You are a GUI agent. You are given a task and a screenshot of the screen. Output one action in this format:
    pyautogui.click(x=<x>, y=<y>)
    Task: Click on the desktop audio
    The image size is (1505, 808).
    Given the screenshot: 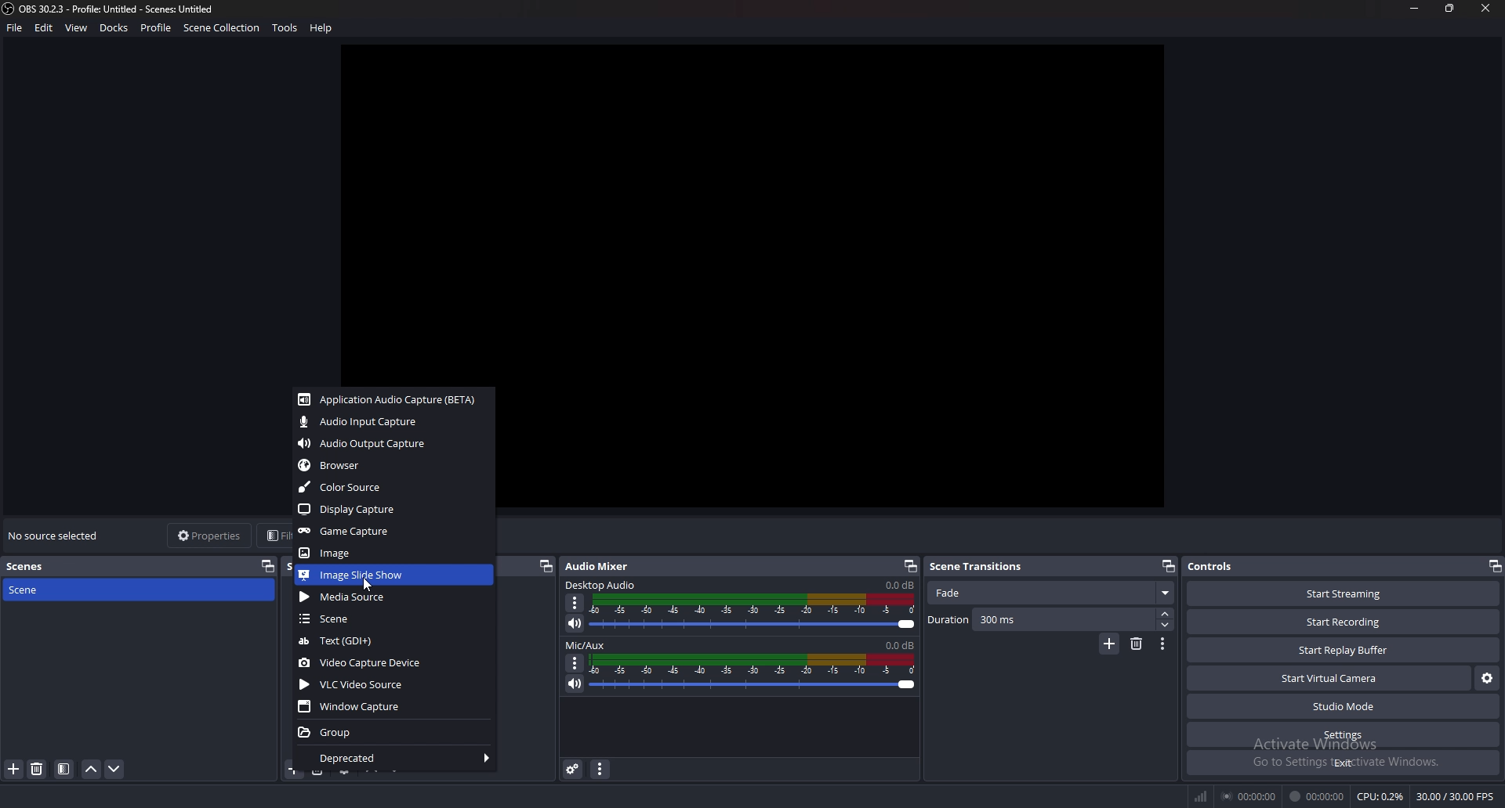 What is the action you would take?
    pyautogui.click(x=602, y=585)
    